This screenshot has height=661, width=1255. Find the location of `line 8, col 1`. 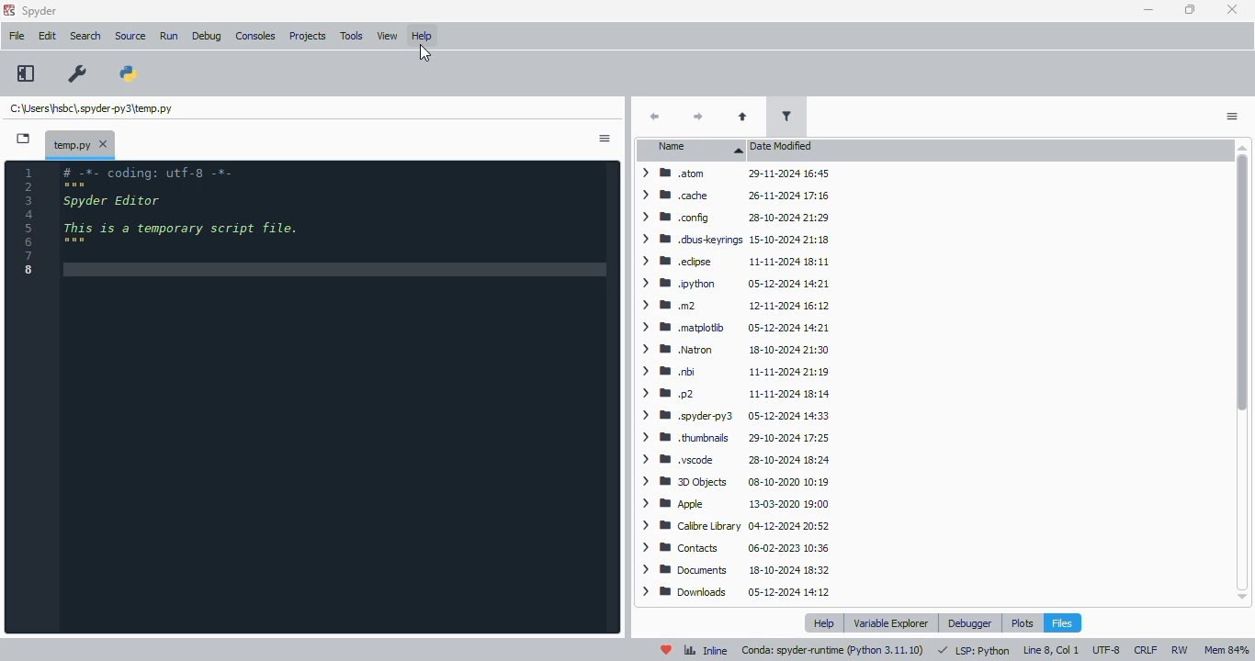

line 8, col 1 is located at coordinates (1051, 649).